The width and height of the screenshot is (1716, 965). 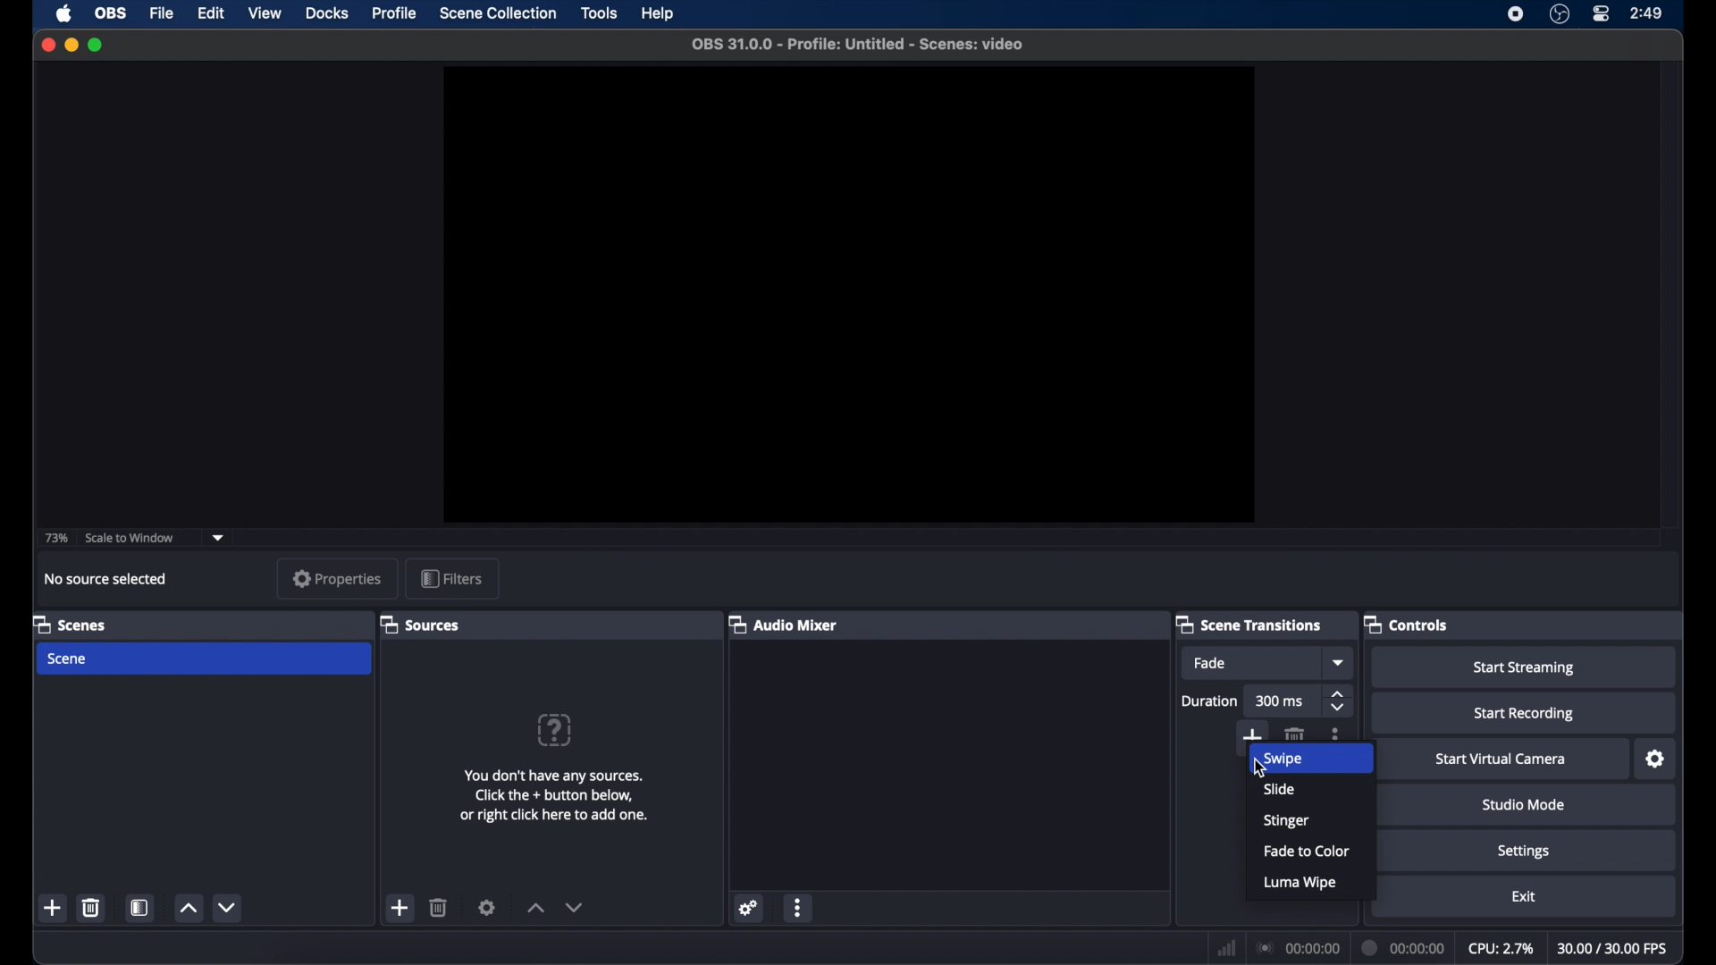 I want to click on screen recorder icon, so click(x=1516, y=13).